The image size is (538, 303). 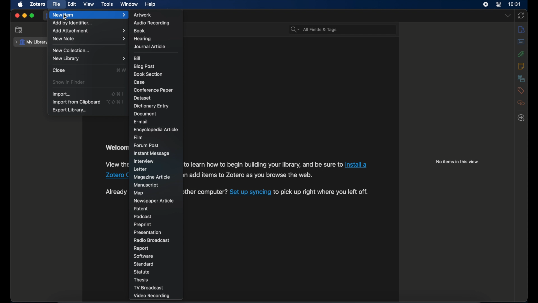 I want to click on add by identifier, so click(x=72, y=24).